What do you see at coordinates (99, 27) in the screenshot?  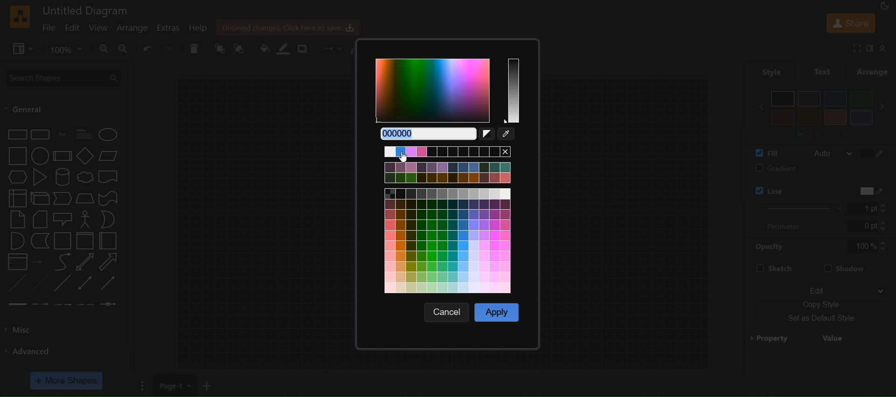 I see `view` at bounding box center [99, 27].